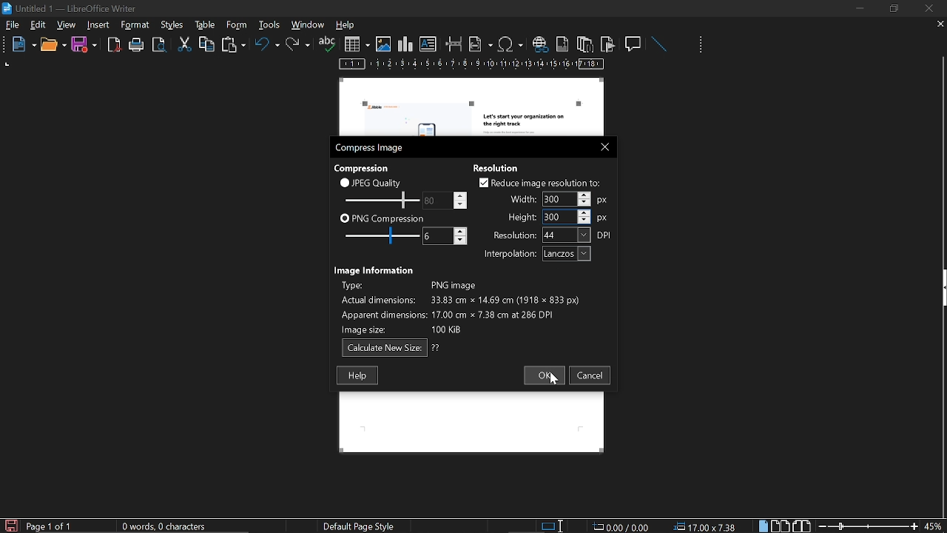 The height and width of the screenshot is (533, 947). Describe the element at coordinates (72, 7) in the screenshot. I see `current window` at that location.